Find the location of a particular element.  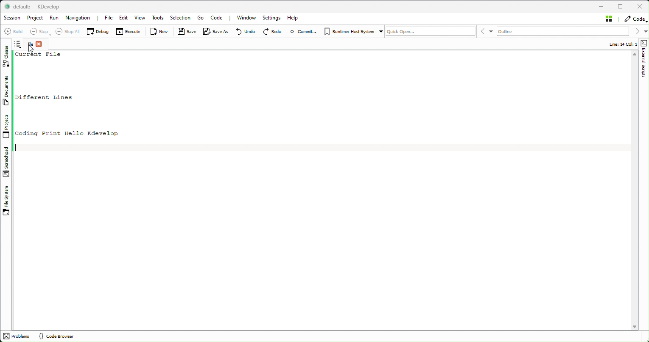

Commit is located at coordinates (305, 30).